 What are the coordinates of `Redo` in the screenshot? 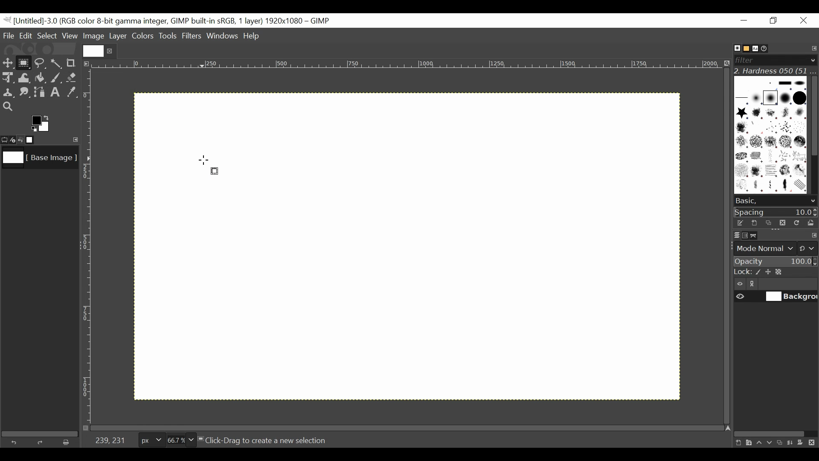 It's located at (42, 442).